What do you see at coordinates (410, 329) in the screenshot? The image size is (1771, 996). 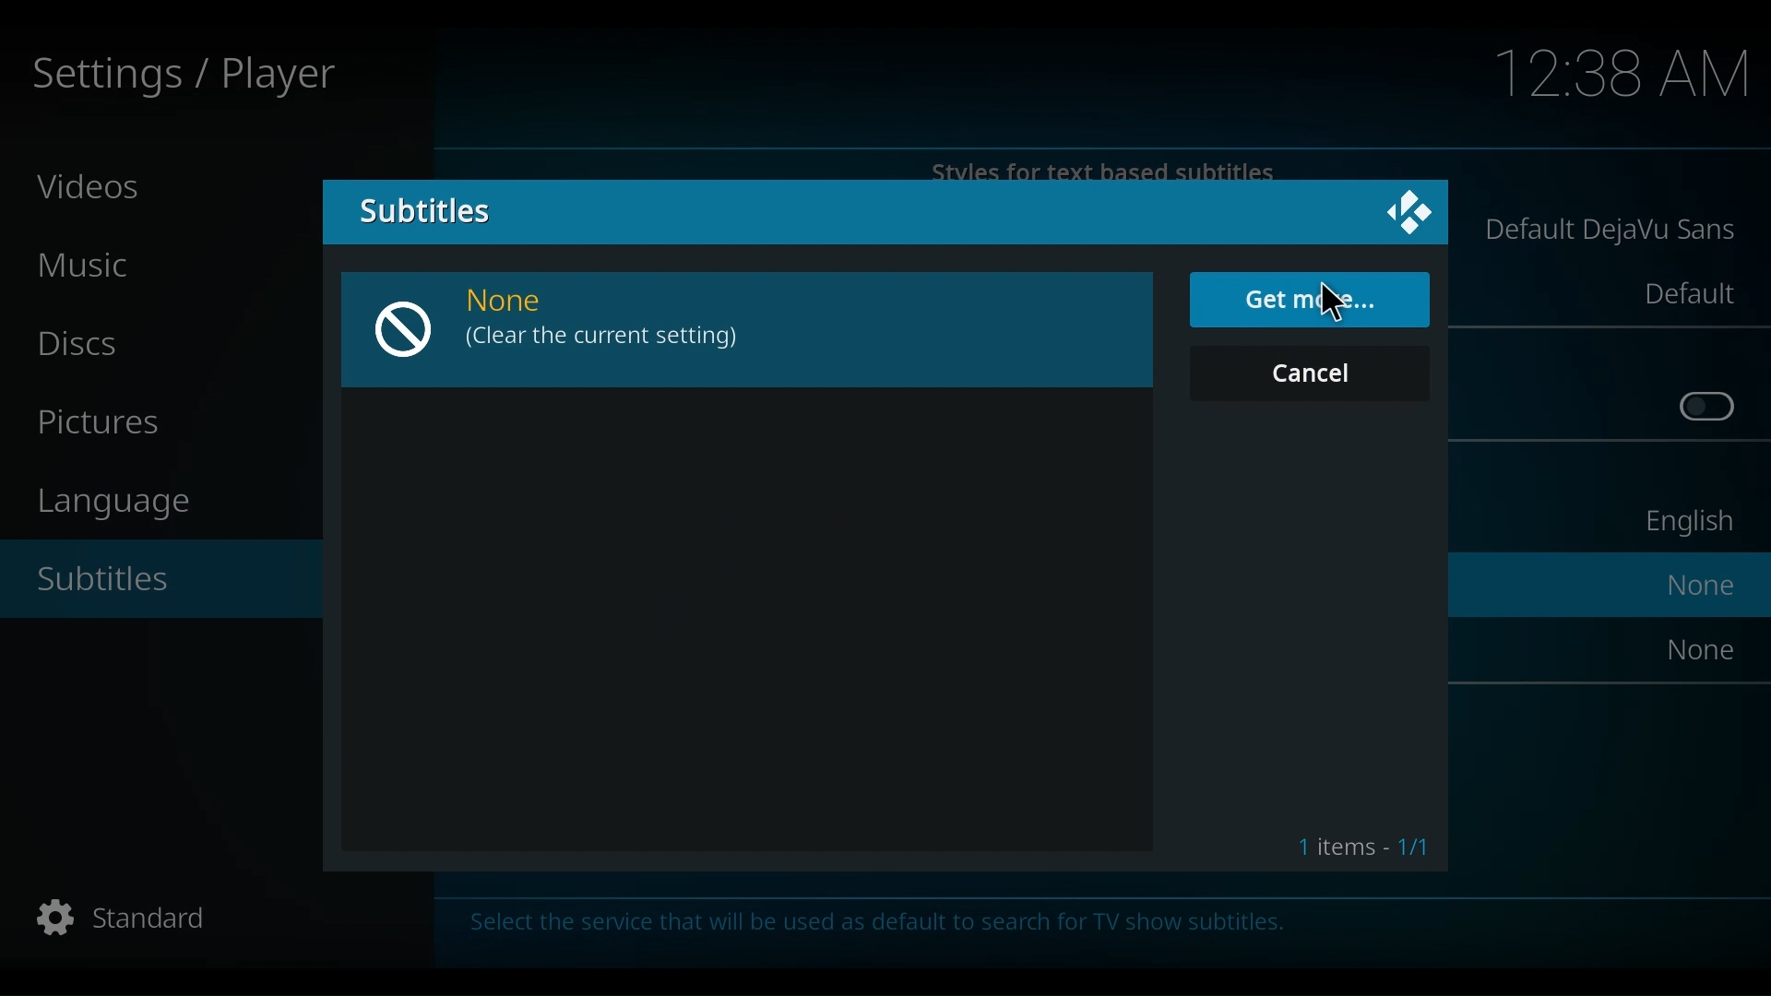 I see `Block` at bounding box center [410, 329].